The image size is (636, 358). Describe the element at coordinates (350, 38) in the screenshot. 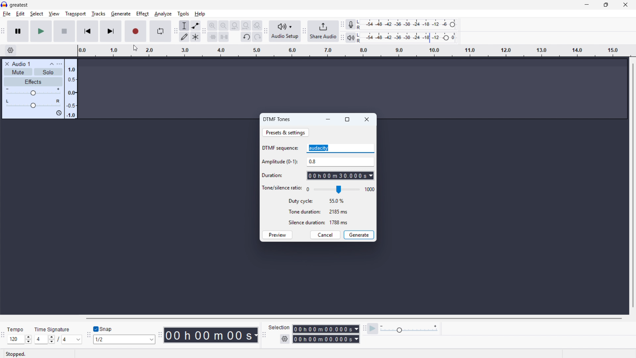

I see `playback meter` at that location.